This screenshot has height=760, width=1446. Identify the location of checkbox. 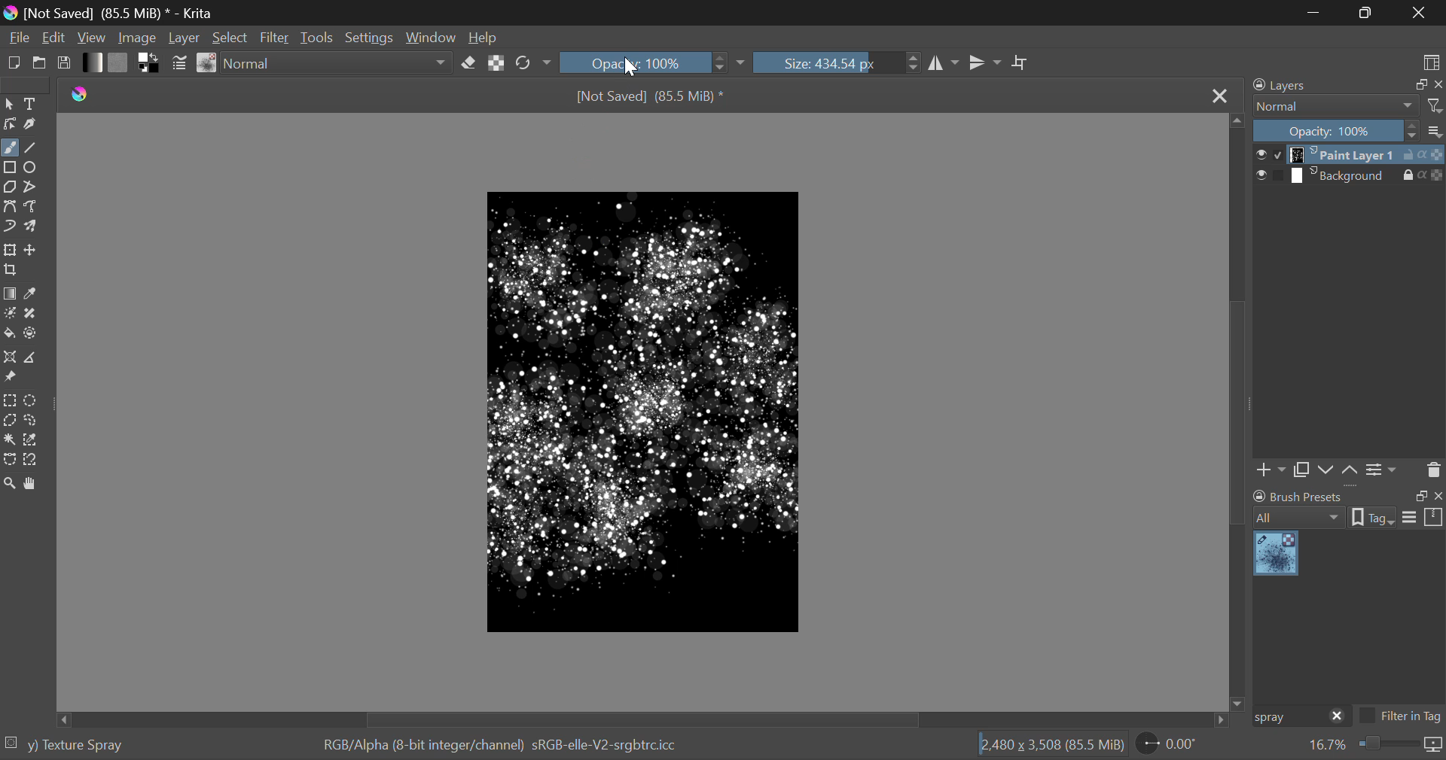
(1268, 154).